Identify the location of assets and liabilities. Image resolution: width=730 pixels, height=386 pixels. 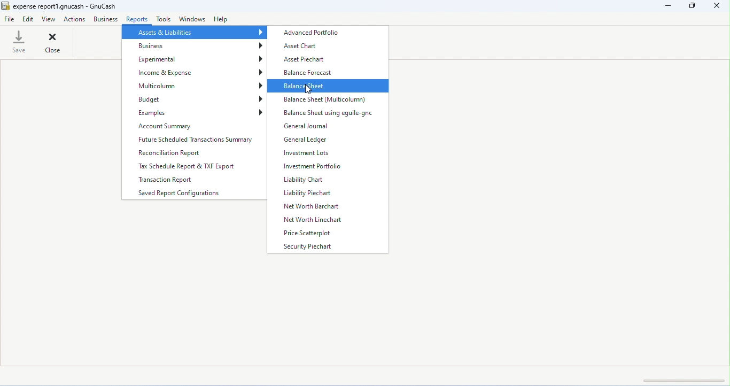
(195, 33).